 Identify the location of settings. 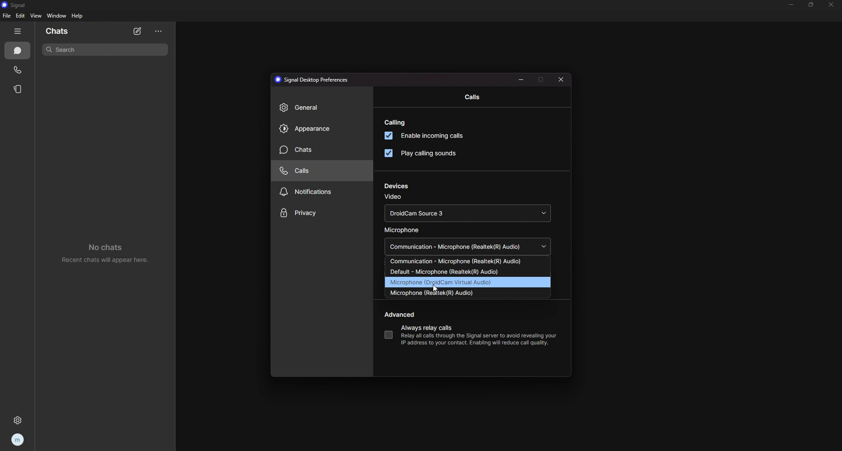
(16, 421).